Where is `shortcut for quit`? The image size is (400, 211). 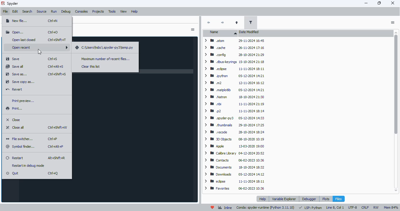 shortcut for quit is located at coordinates (53, 173).